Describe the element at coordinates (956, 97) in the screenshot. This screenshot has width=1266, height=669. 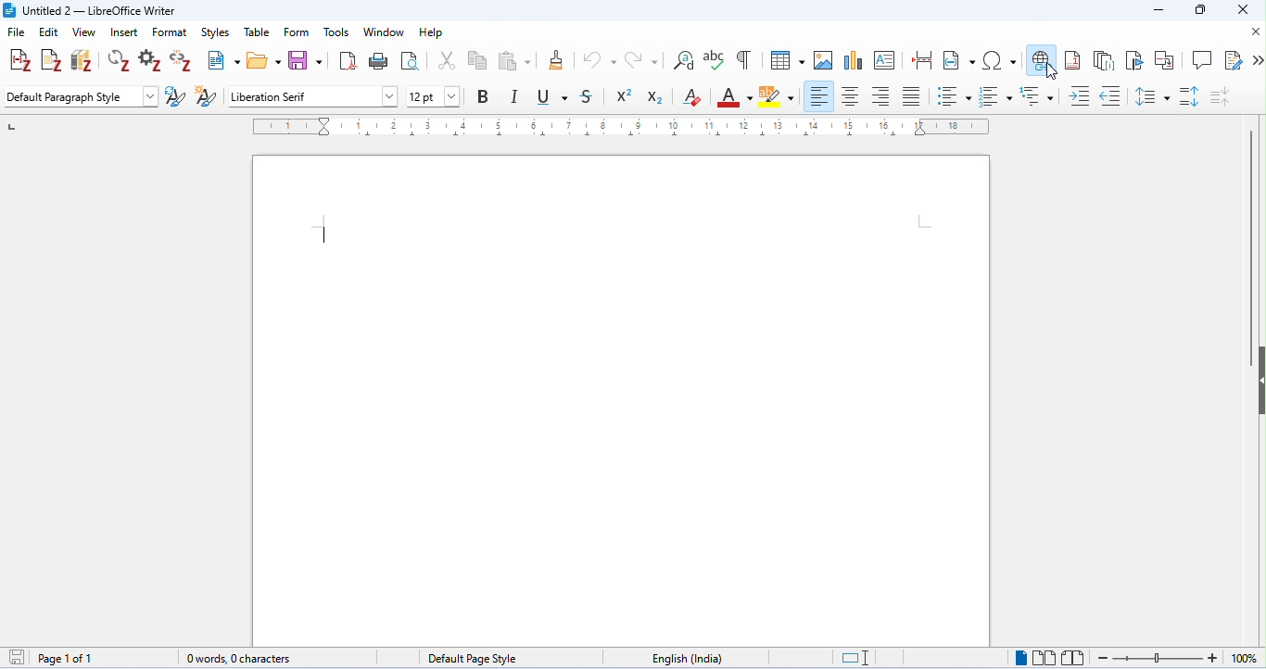
I see `bulleted style` at that location.